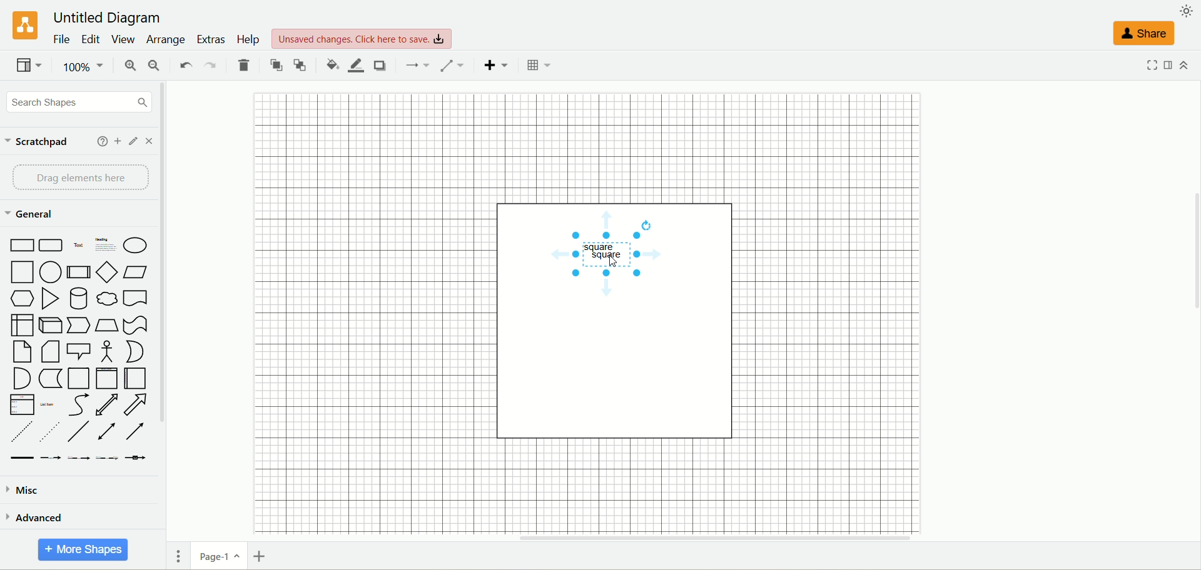  I want to click on title, so click(106, 14).